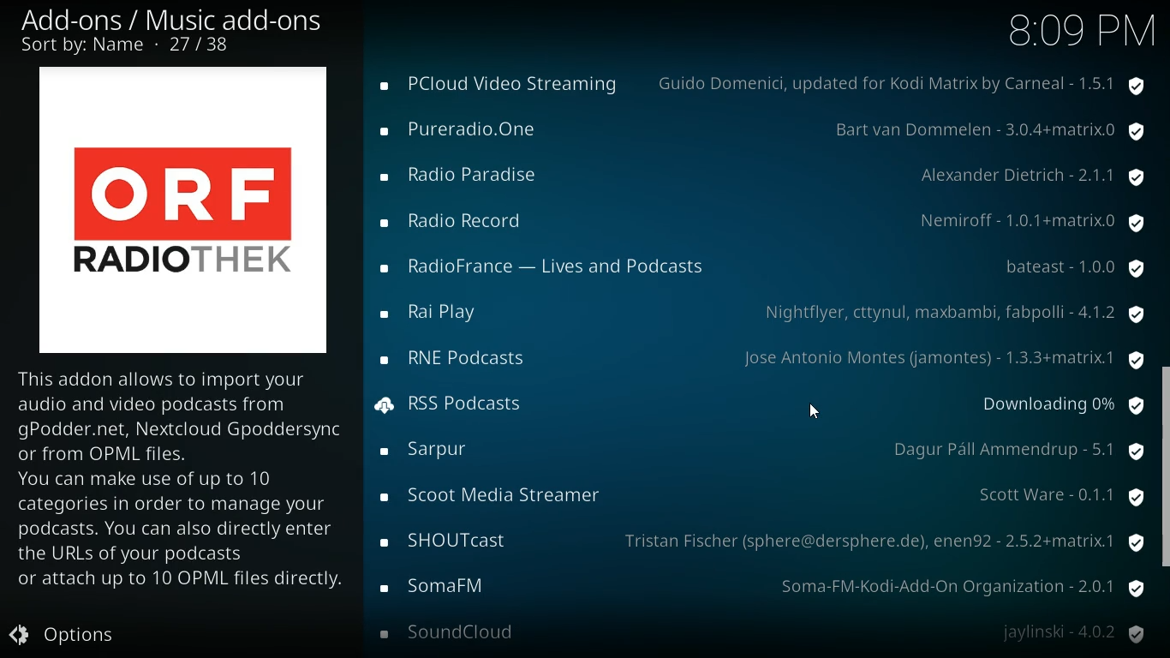 The width and height of the screenshot is (1170, 658). What do you see at coordinates (985, 133) in the screenshot?
I see `provider` at bounding box center [985, 133].